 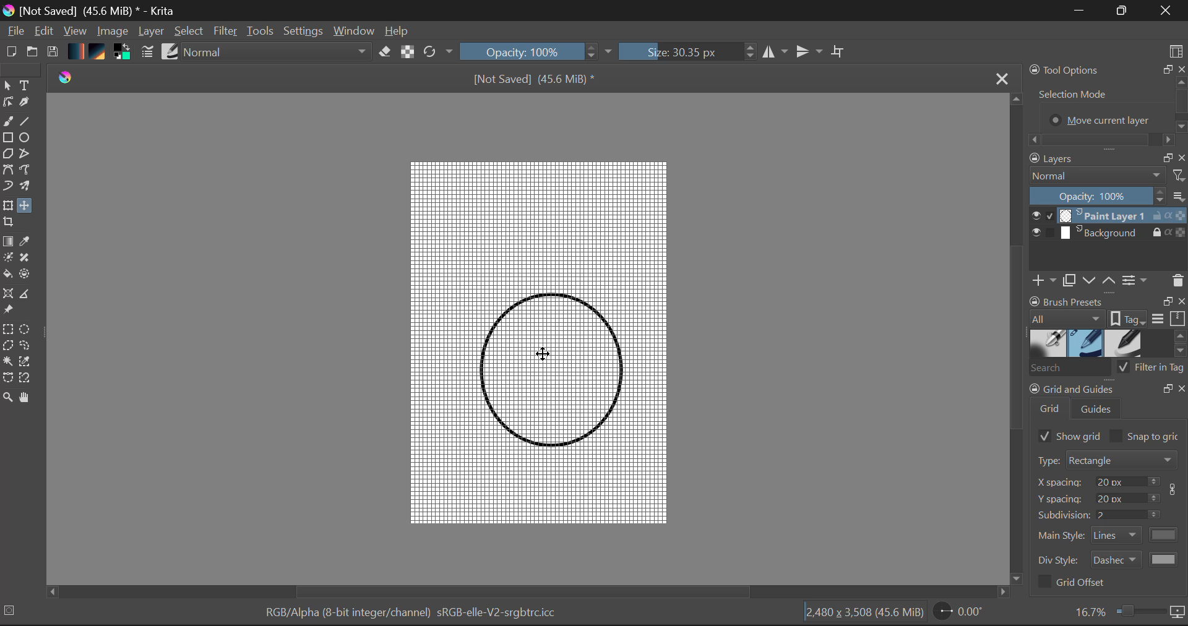 I want to click on Freehand Path Tool, so click(x=30, y=171).